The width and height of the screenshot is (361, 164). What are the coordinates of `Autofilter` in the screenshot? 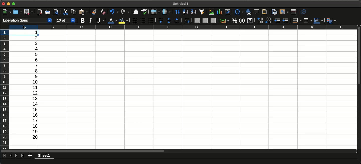 It's located at (201, 12).